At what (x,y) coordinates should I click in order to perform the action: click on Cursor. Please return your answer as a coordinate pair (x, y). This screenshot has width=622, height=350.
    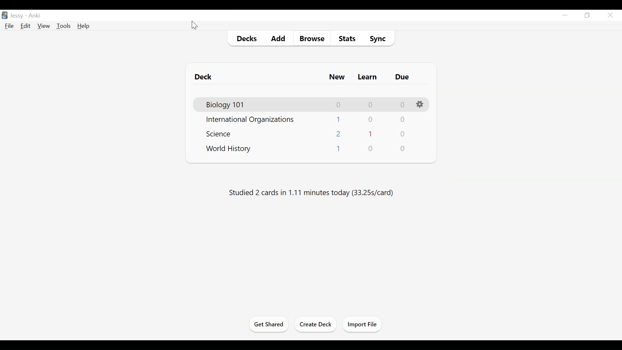
    Looking at the image, I should click on (194, 25).